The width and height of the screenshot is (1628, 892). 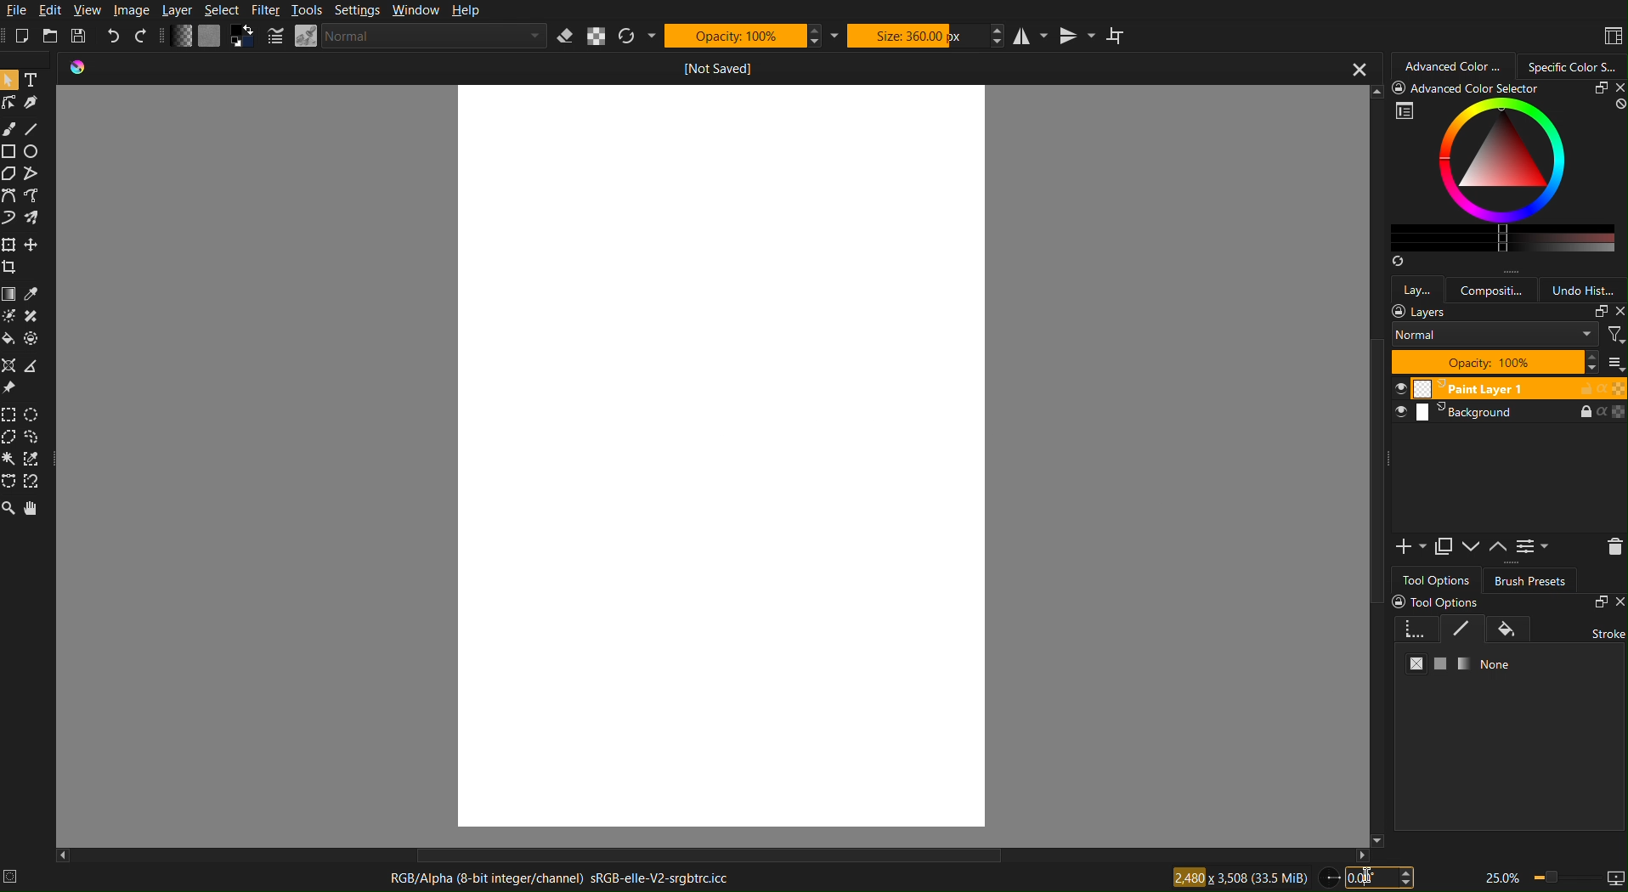 What do you see at coordinates (694, 70) in the screenshot?
I see `Current Document` at bounding box center [694, 70].